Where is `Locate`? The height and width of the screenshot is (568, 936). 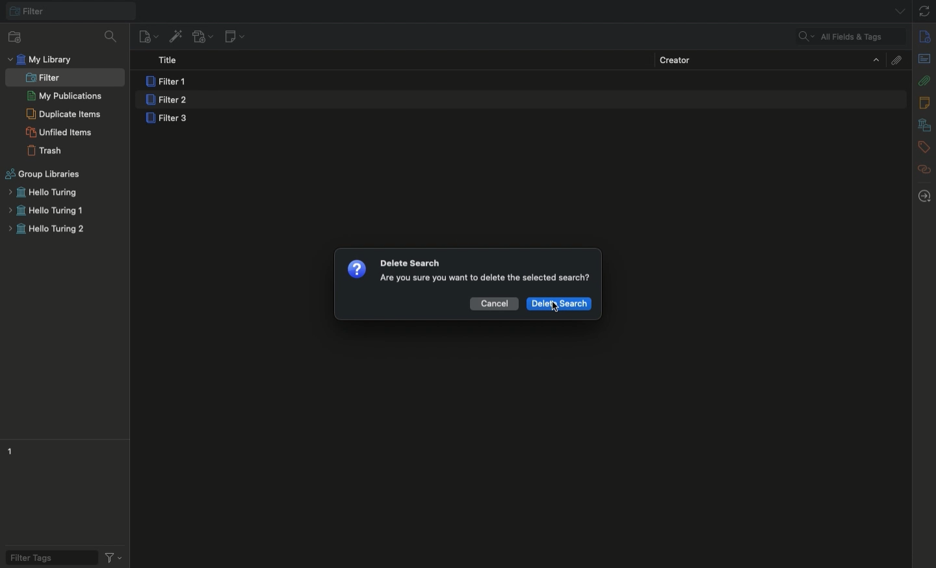
Locate is located at coordinates (924, 196).